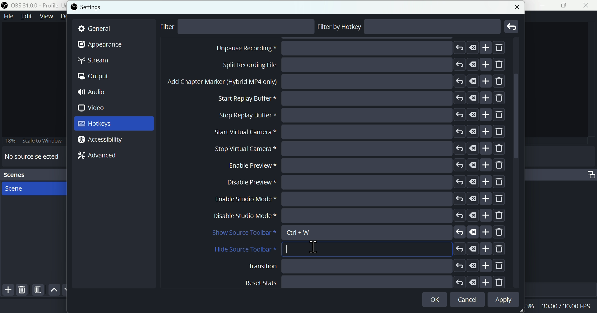 This screenshot has width=597, height=313. Describe the element at coordinates (32, 175) in the screenshot. I see `Scenes` at that location.